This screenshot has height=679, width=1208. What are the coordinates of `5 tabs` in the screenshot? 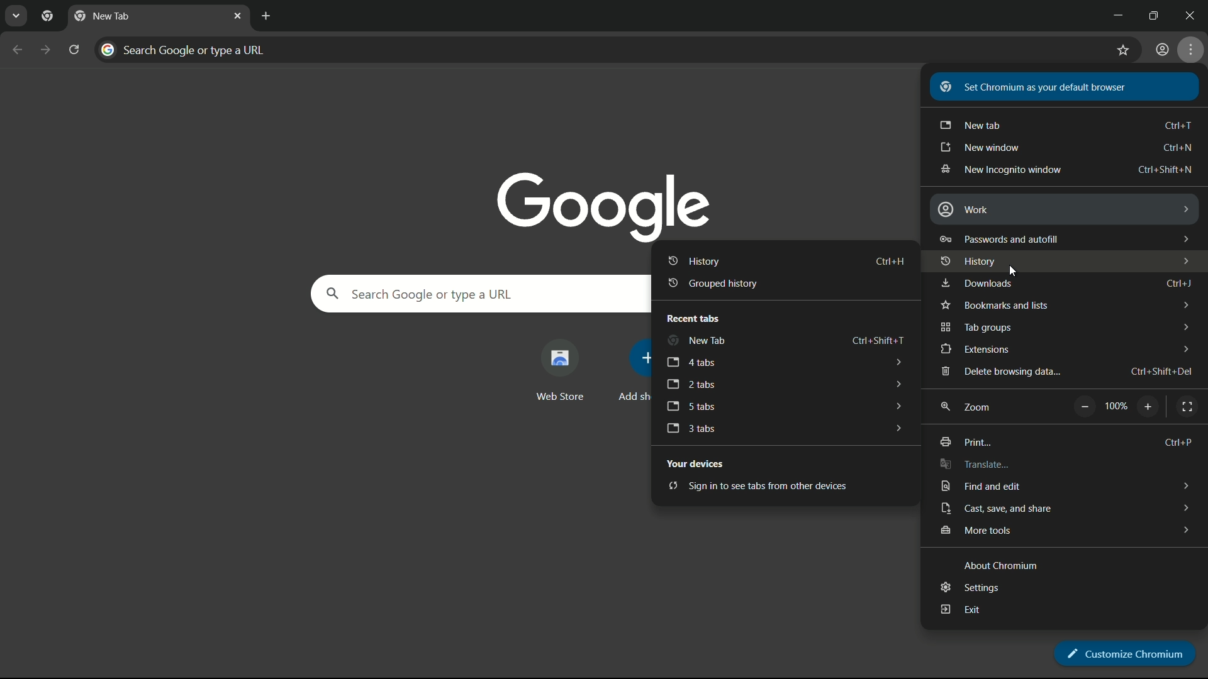 It's located at (691, 407).